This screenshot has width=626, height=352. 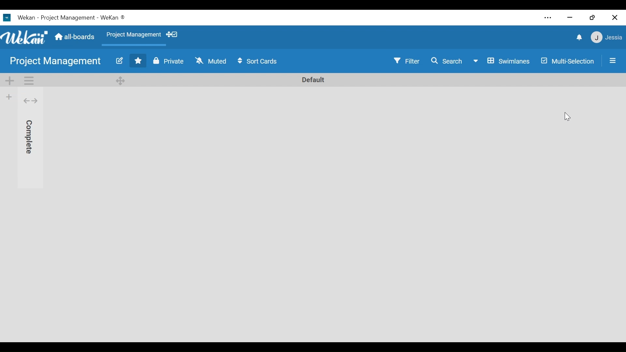 What do you see at coordinates (119, 60) in the screenshot?
I see `Edit ` at bounding box center [119, 60].